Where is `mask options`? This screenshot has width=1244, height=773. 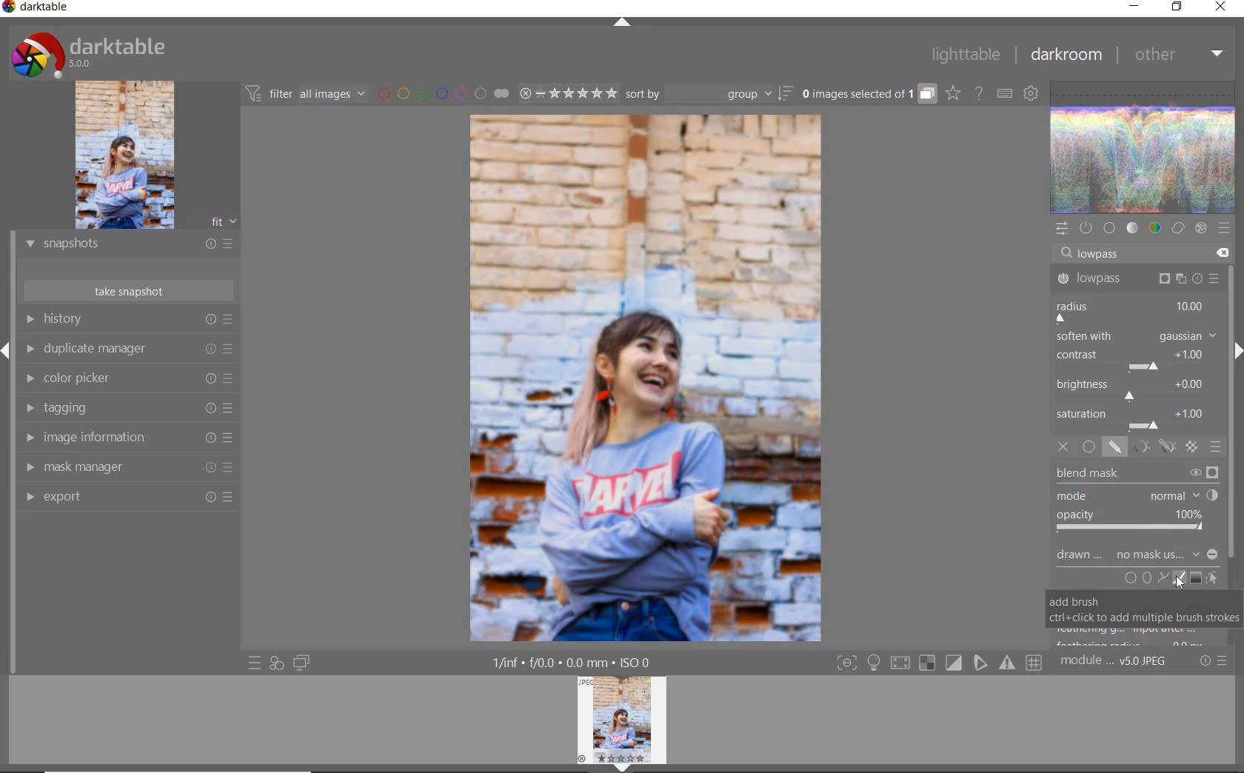 mask options is located at coordinates (1151, 447).